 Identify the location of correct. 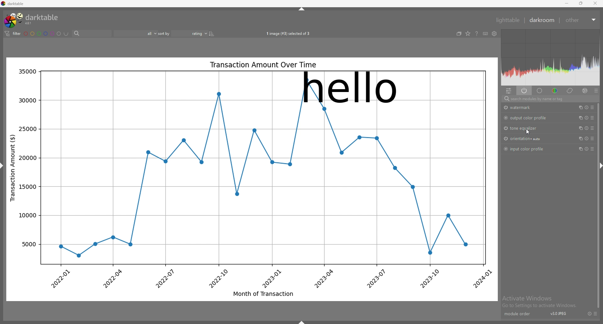
(570, 90).